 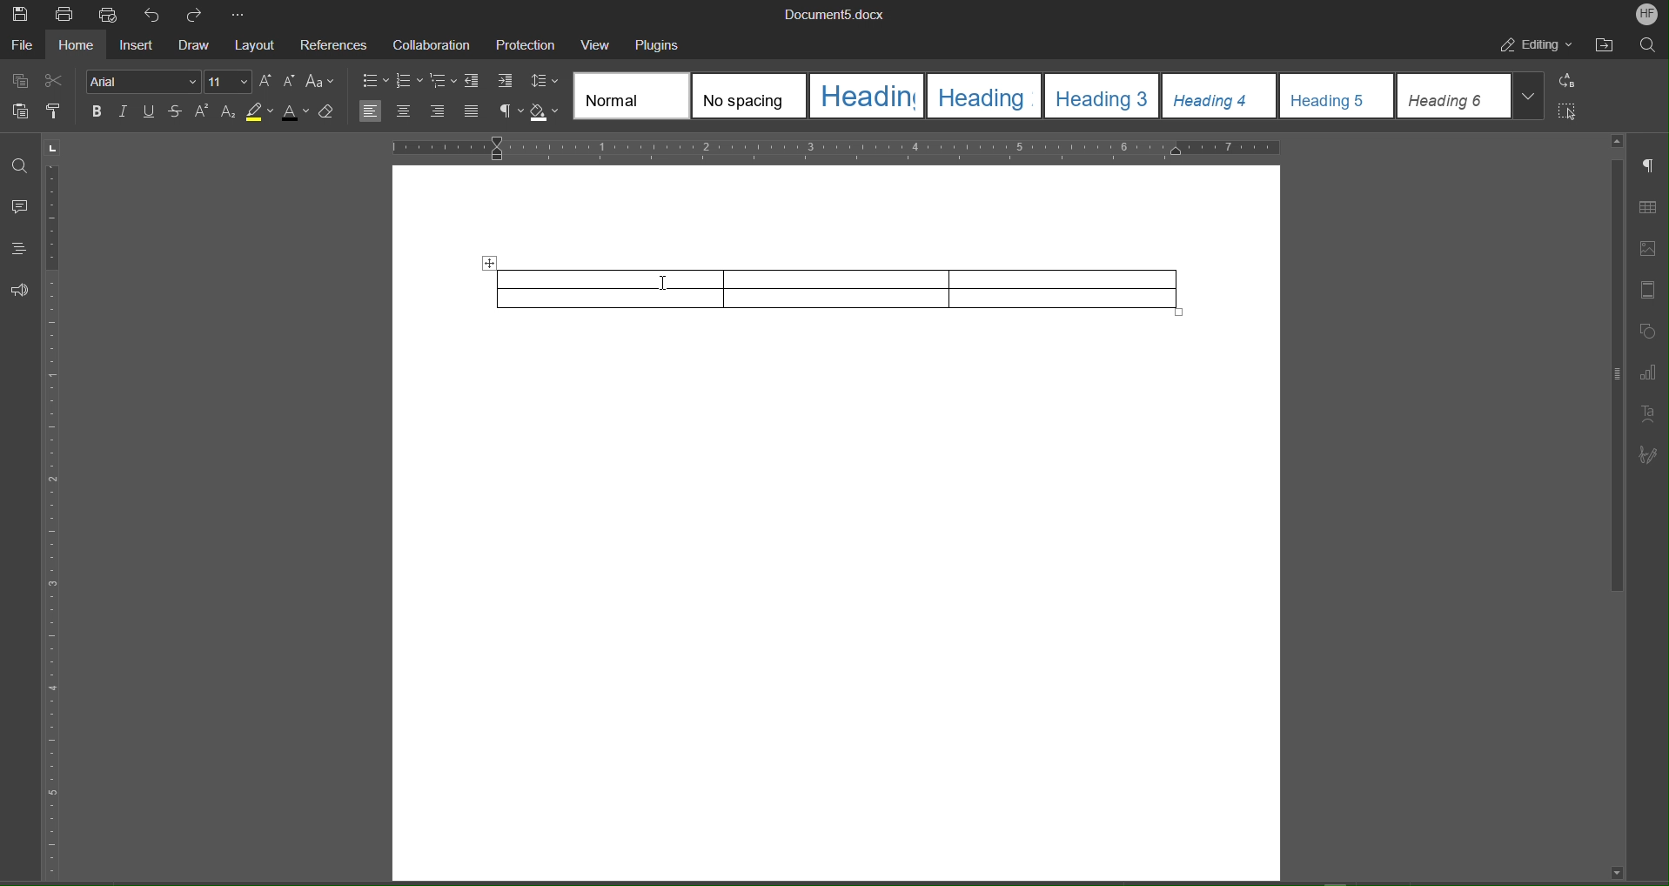 What do you see at coordinates (260, 111) in the screenshot?
I see `Highlight` at bounding box center [260, 111].